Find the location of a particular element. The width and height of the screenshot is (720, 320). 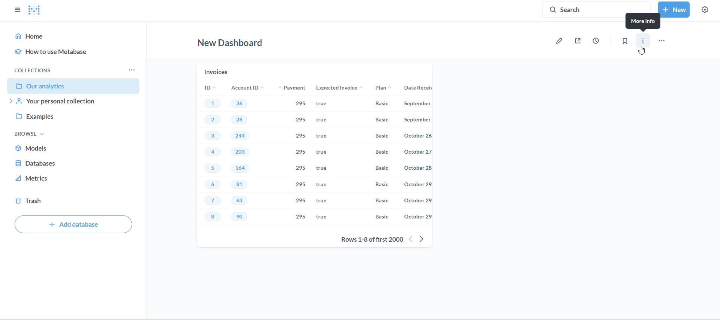

settings is located at coordinates (705, 10).